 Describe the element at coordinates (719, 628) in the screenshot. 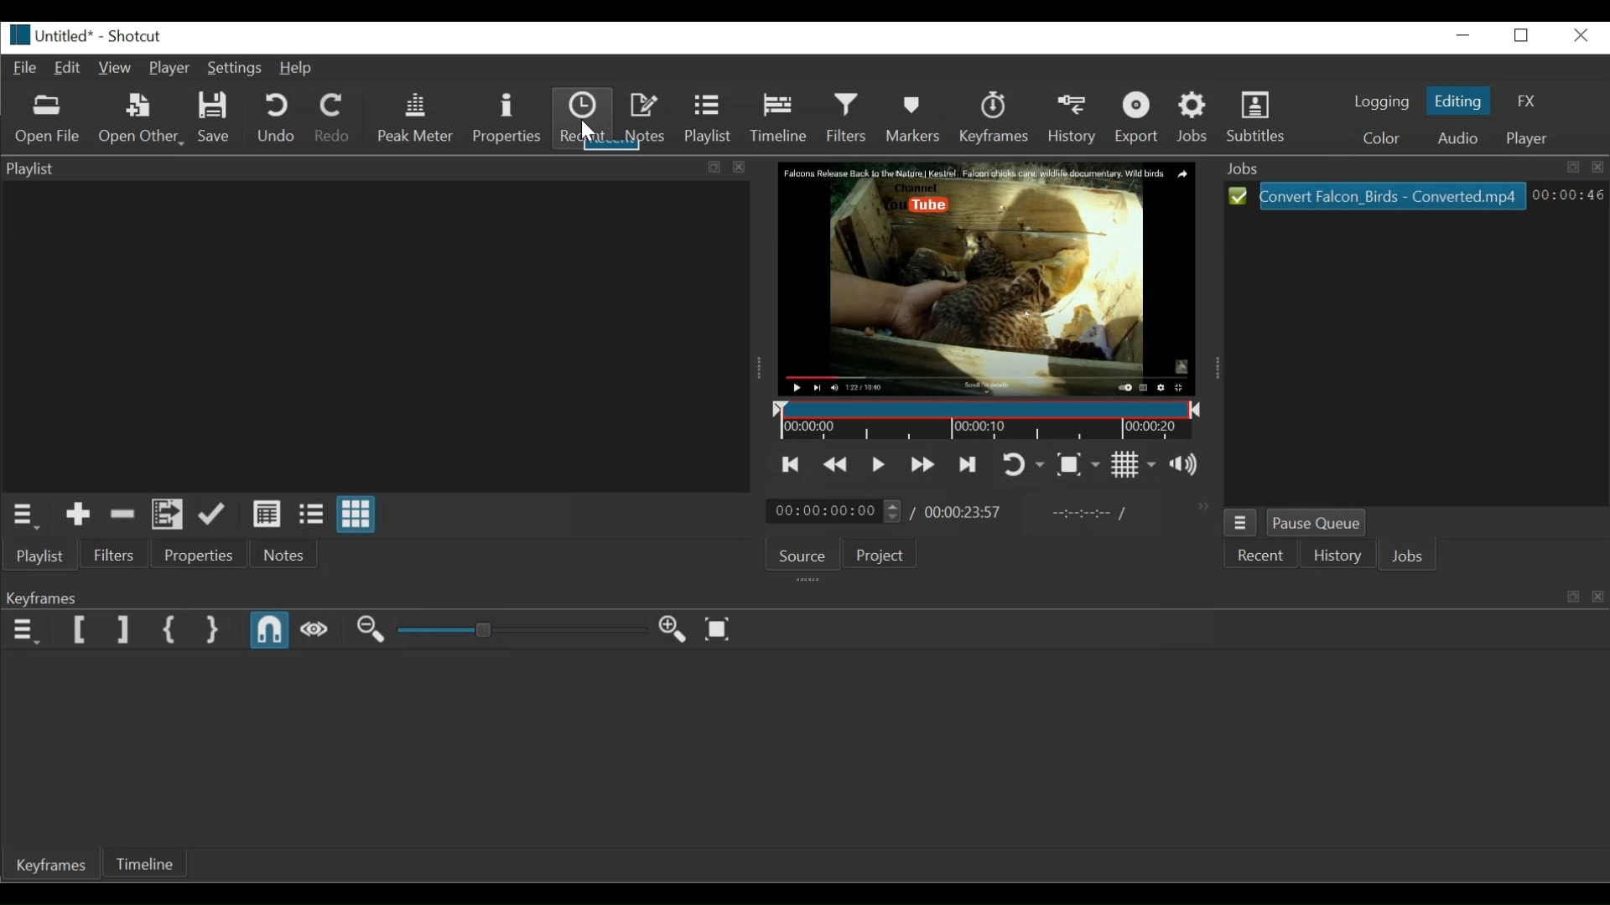

I see `Zoom timeline to fit` at that location.